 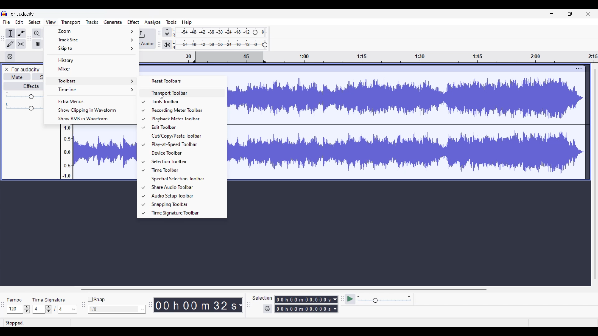 I want to click on Toolbar options, so click(x=92, y=81).